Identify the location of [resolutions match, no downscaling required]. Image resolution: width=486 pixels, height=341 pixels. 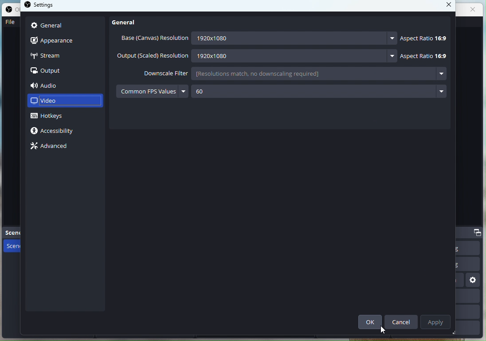
(286, 73).